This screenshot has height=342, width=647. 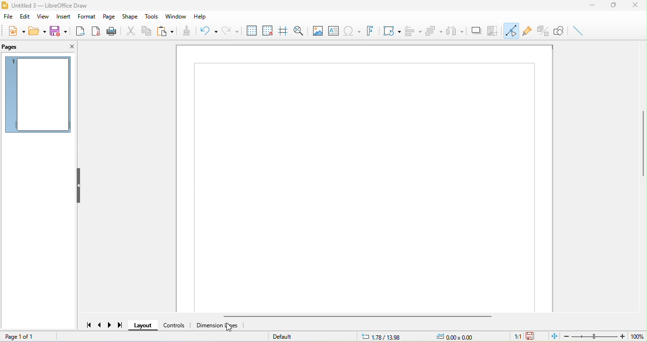 What do you see at coordinates (16, 33) in the screenshot?
I see `new` at bounding box center [16, 33].